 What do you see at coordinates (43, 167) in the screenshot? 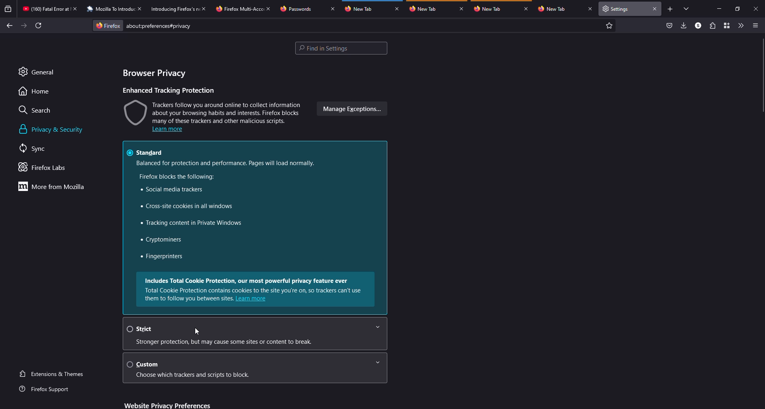
I see `firefox labs` at bounding box center [43, 167].